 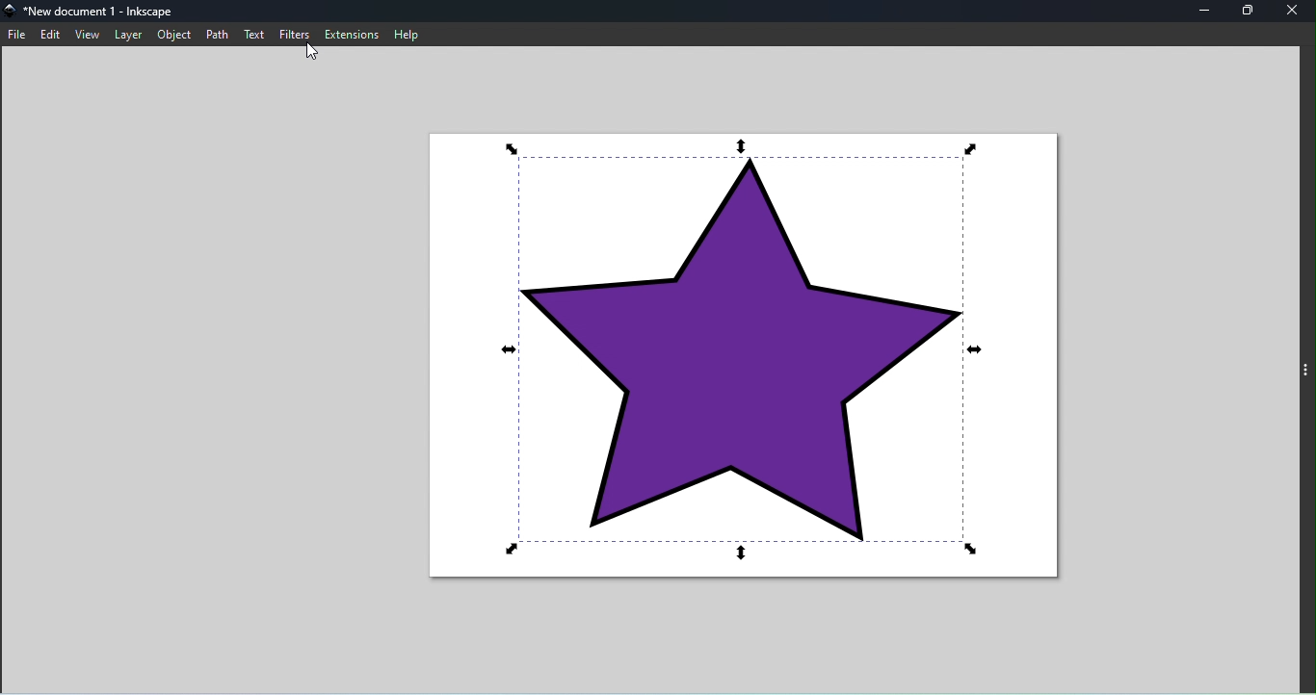 I want to click on toggle command panel, so click(x=1307, y=373).